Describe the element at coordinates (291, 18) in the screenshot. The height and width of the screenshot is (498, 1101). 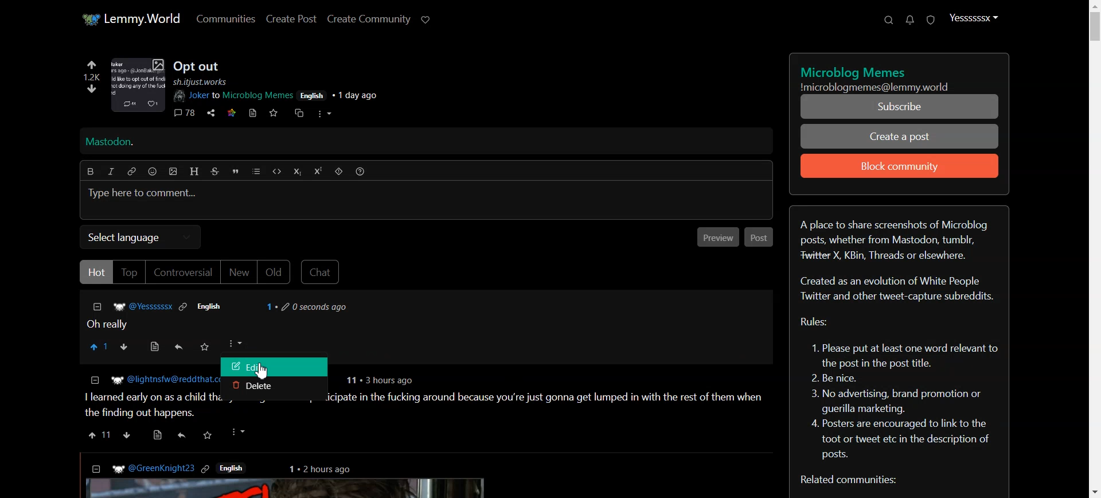
I see `Create Post` at that location.